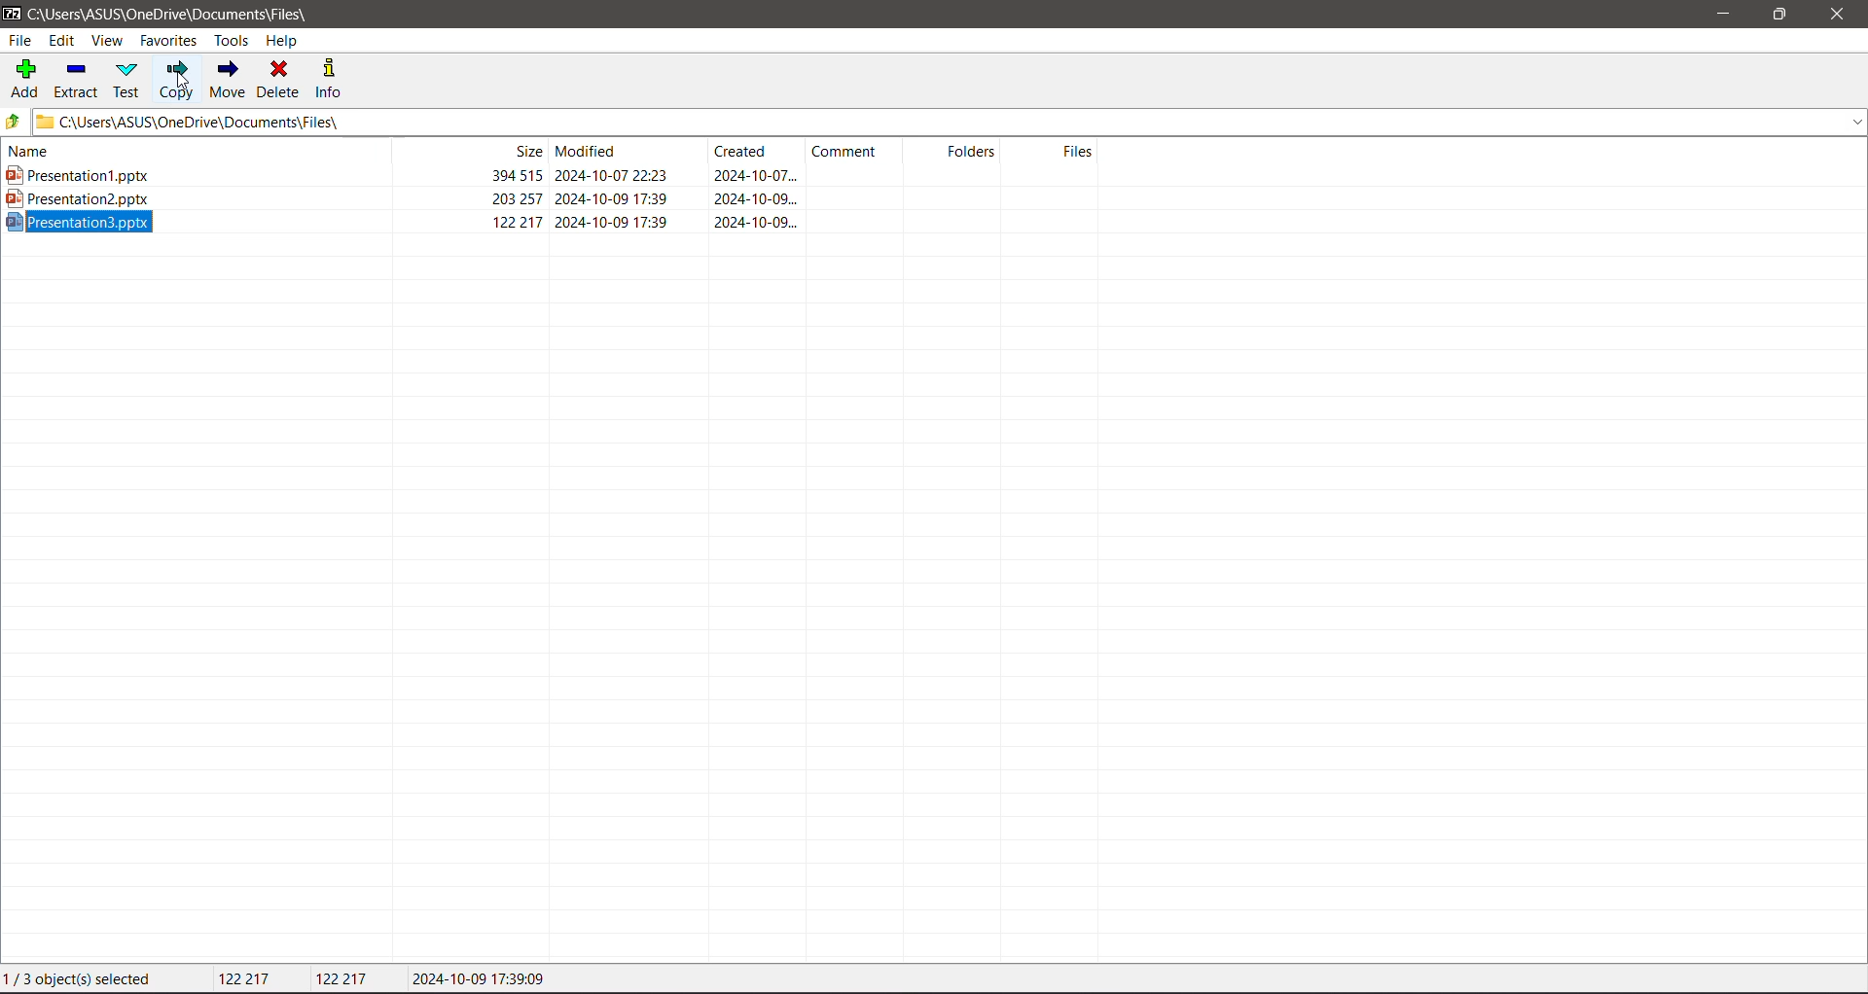  Describe the element at coordinates (1780, 13) in the screenshot. I see `Restore Down` at that location.